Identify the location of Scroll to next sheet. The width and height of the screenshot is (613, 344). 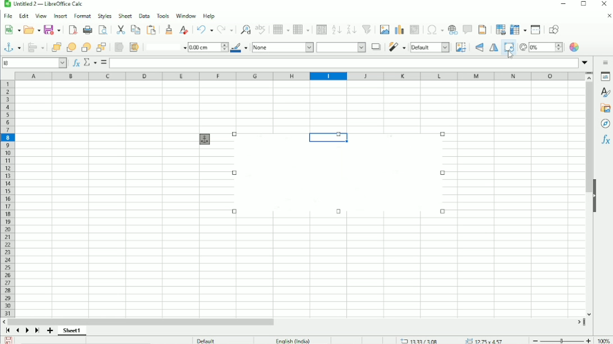
(26, 331).